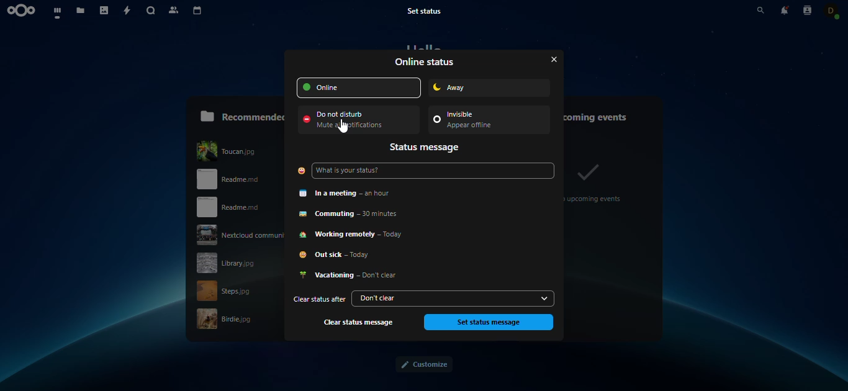  Describe the element at coordinates (357, 213) in the screenshot. I see `commuting` at that location.